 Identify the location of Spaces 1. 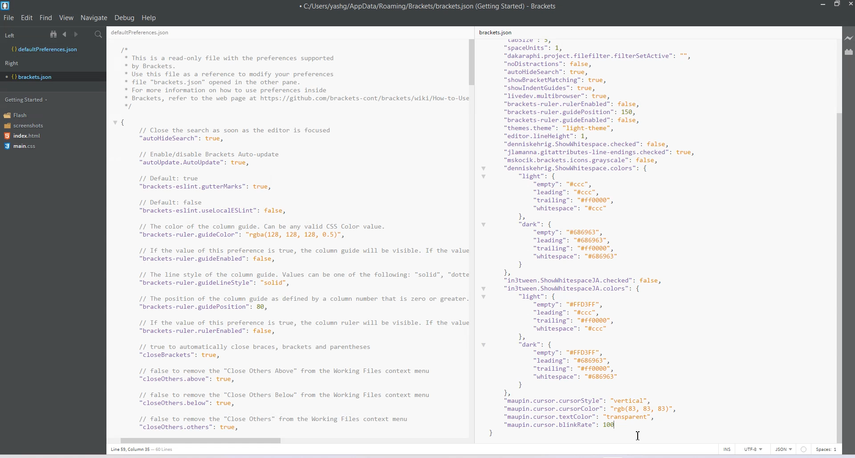
(827, 450).